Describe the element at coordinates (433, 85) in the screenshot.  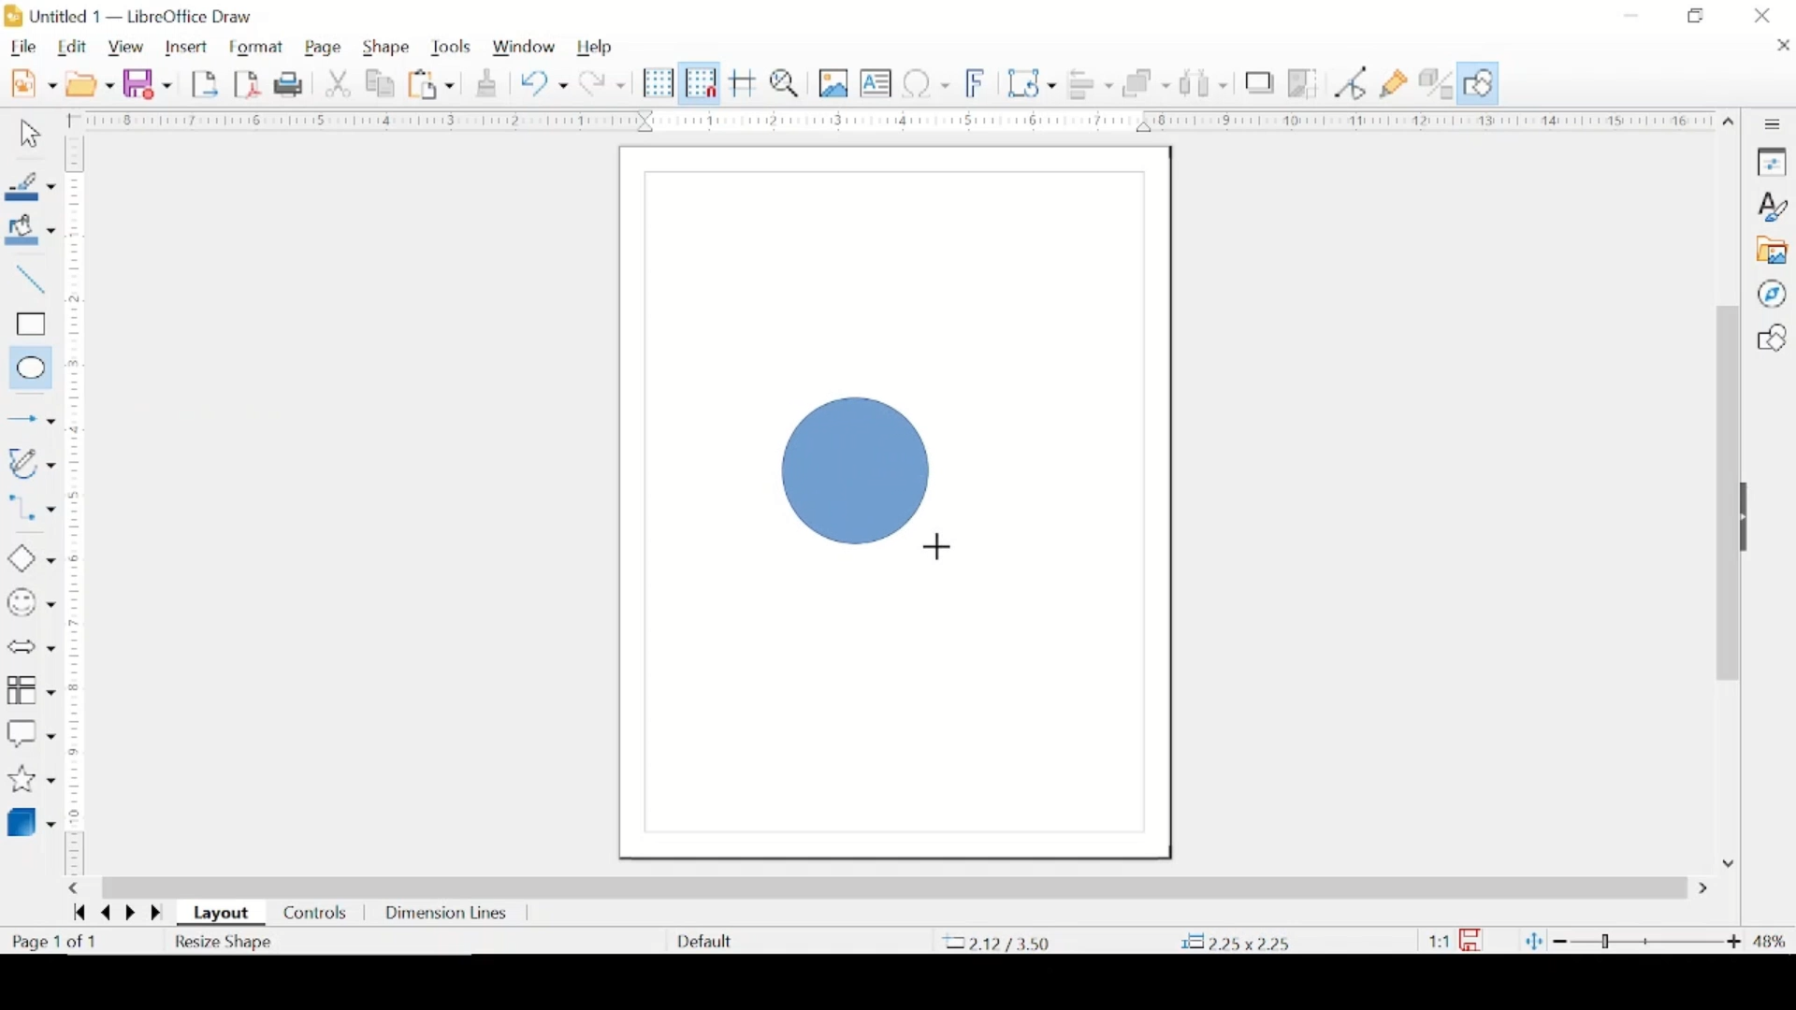
I see `paste` at that location.